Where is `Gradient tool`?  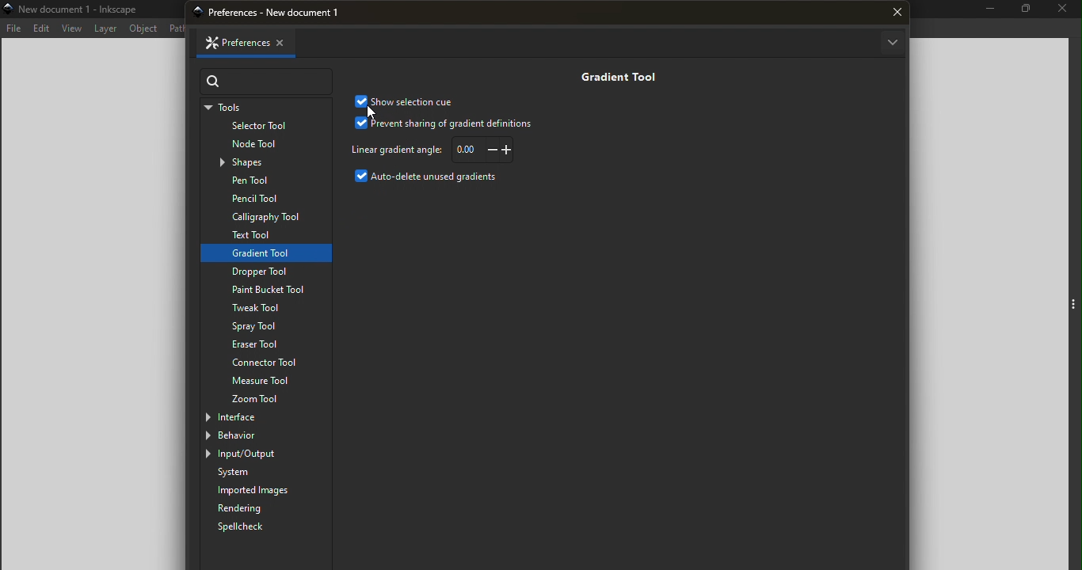 Gradient tool is located at coordinates (614, 75).